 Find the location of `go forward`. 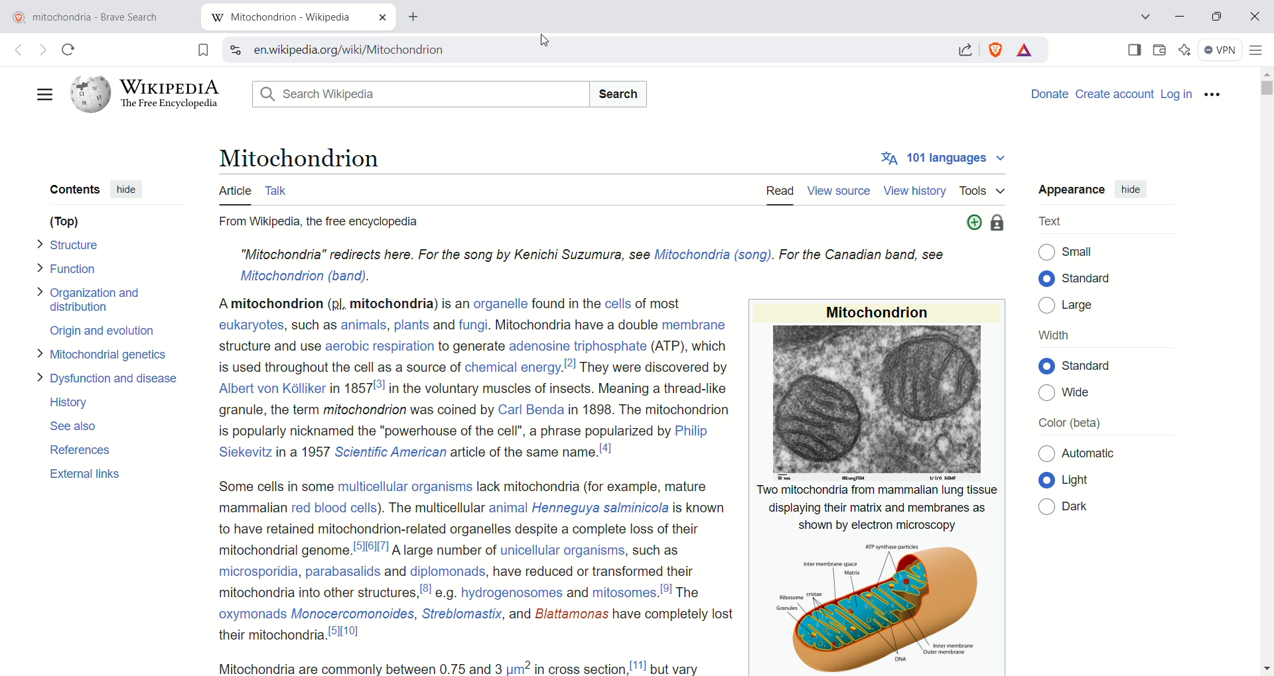

go forward is located at coordinates (42, 50).